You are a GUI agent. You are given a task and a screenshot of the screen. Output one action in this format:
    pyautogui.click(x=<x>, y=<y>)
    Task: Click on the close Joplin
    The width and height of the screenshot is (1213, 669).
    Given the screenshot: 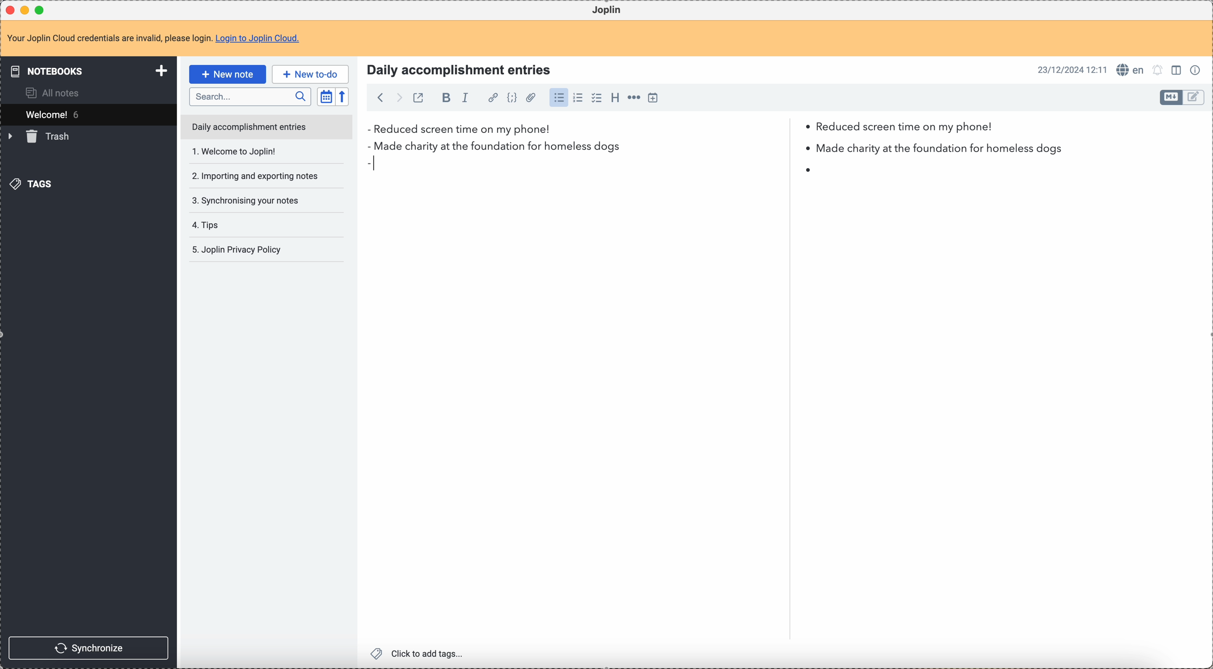 What is the action you would take?
    pyautogui.click(x=11, y=10)
    